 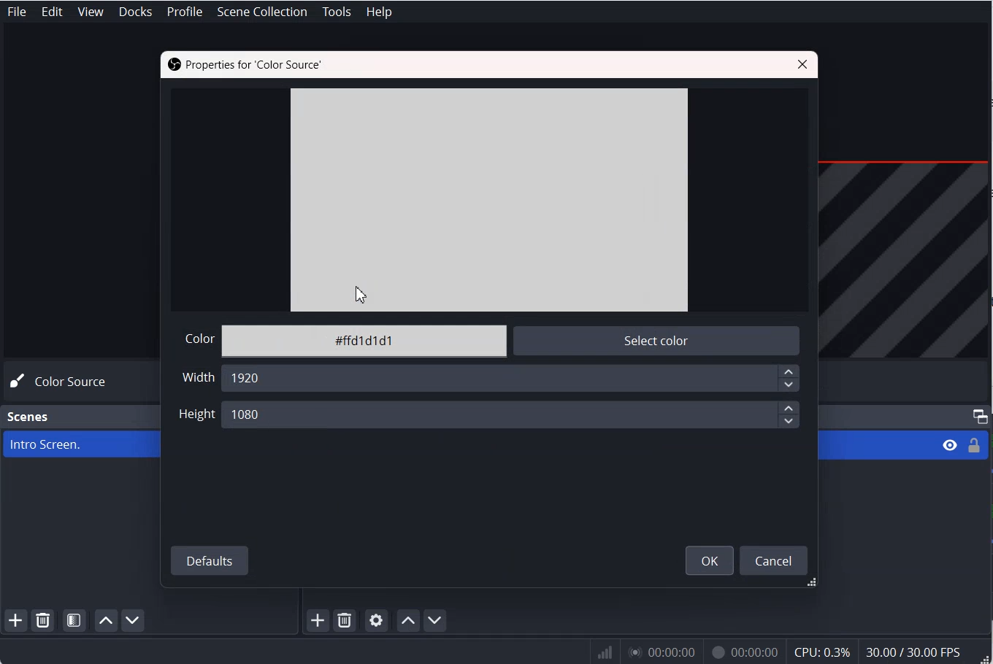 What do you see at coordinates (134, 621) in the screenshot?
I see `Move Scene Down` at bounding box center [134, 621].